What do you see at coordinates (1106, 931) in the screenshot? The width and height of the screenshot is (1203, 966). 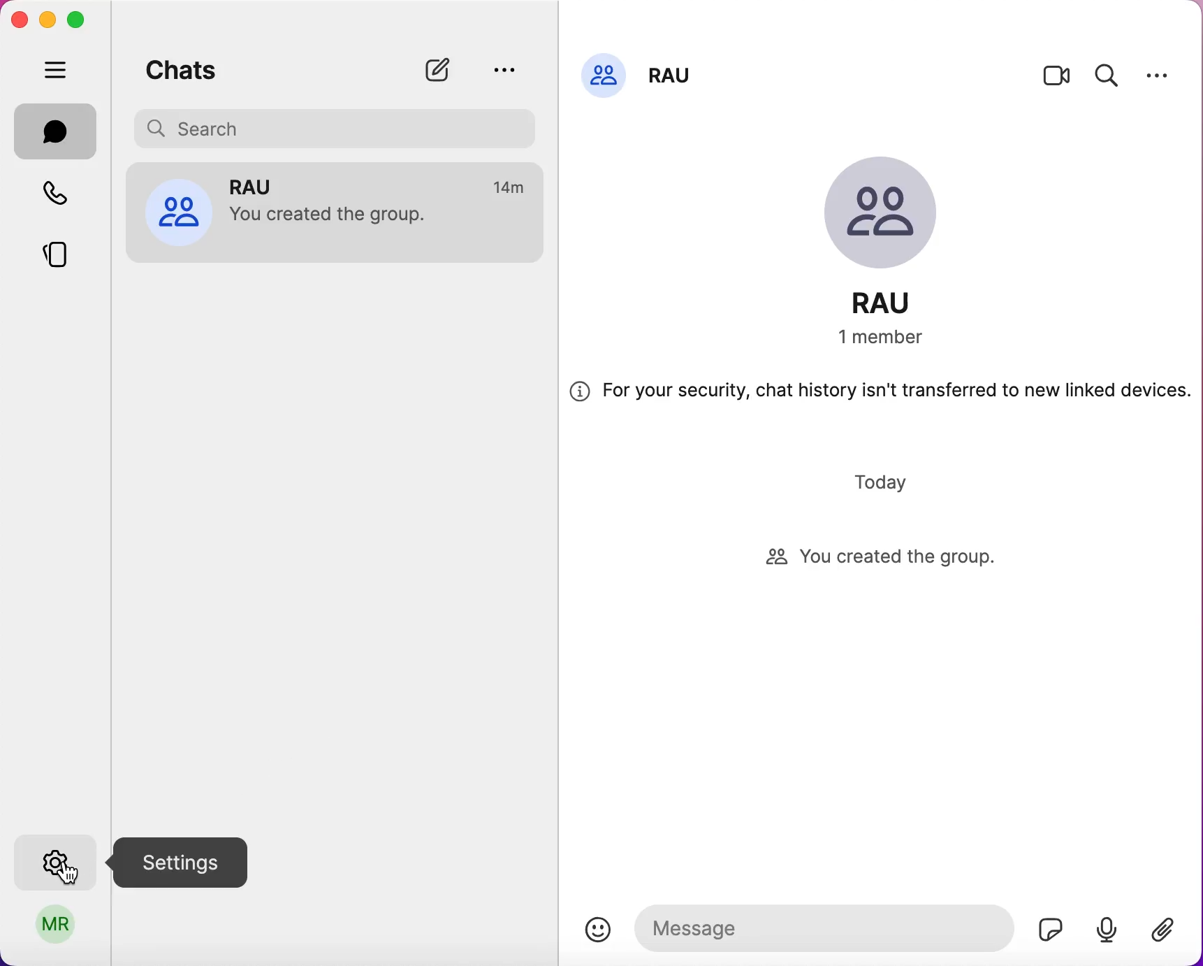 I see `record audio` at bounding box center [1106, 931].